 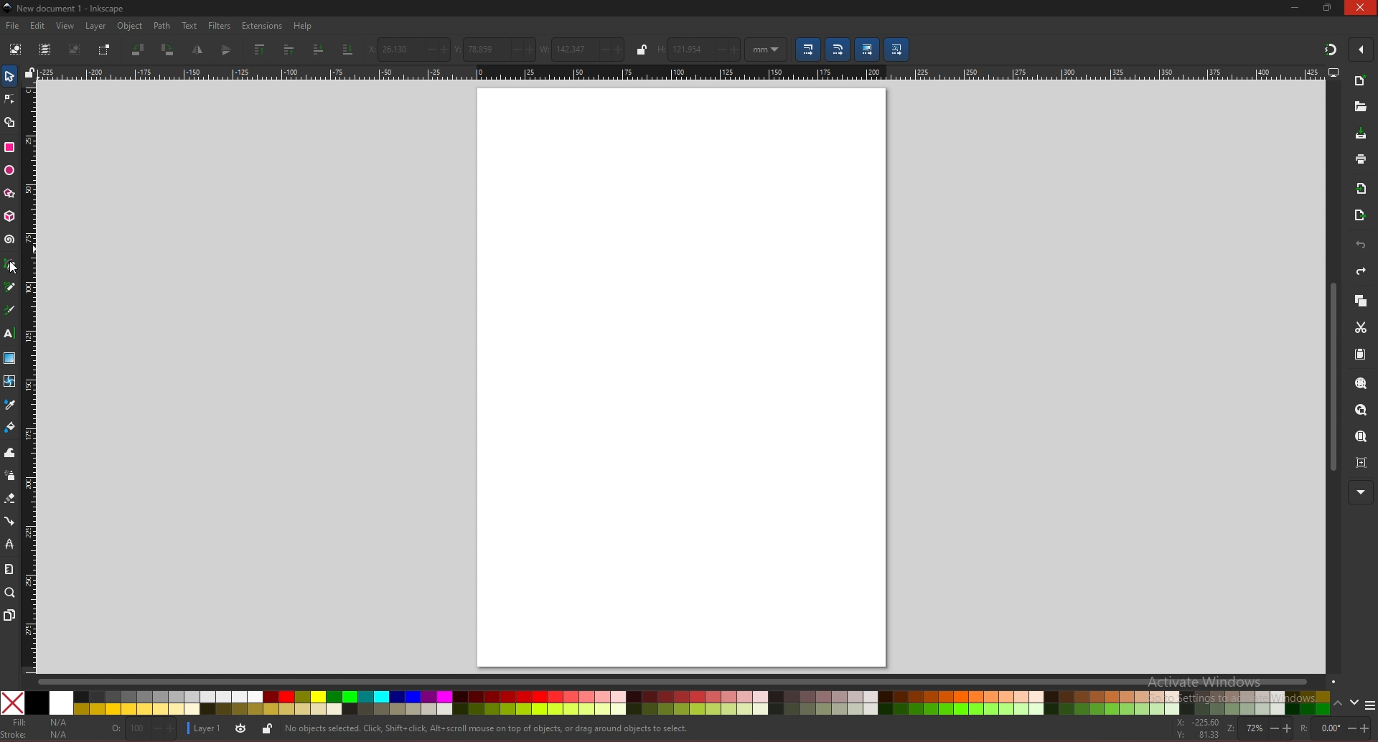 What do you see at coordinates (681, 376) in the screenshot?
I see `page` at bounding box center [681, 376].